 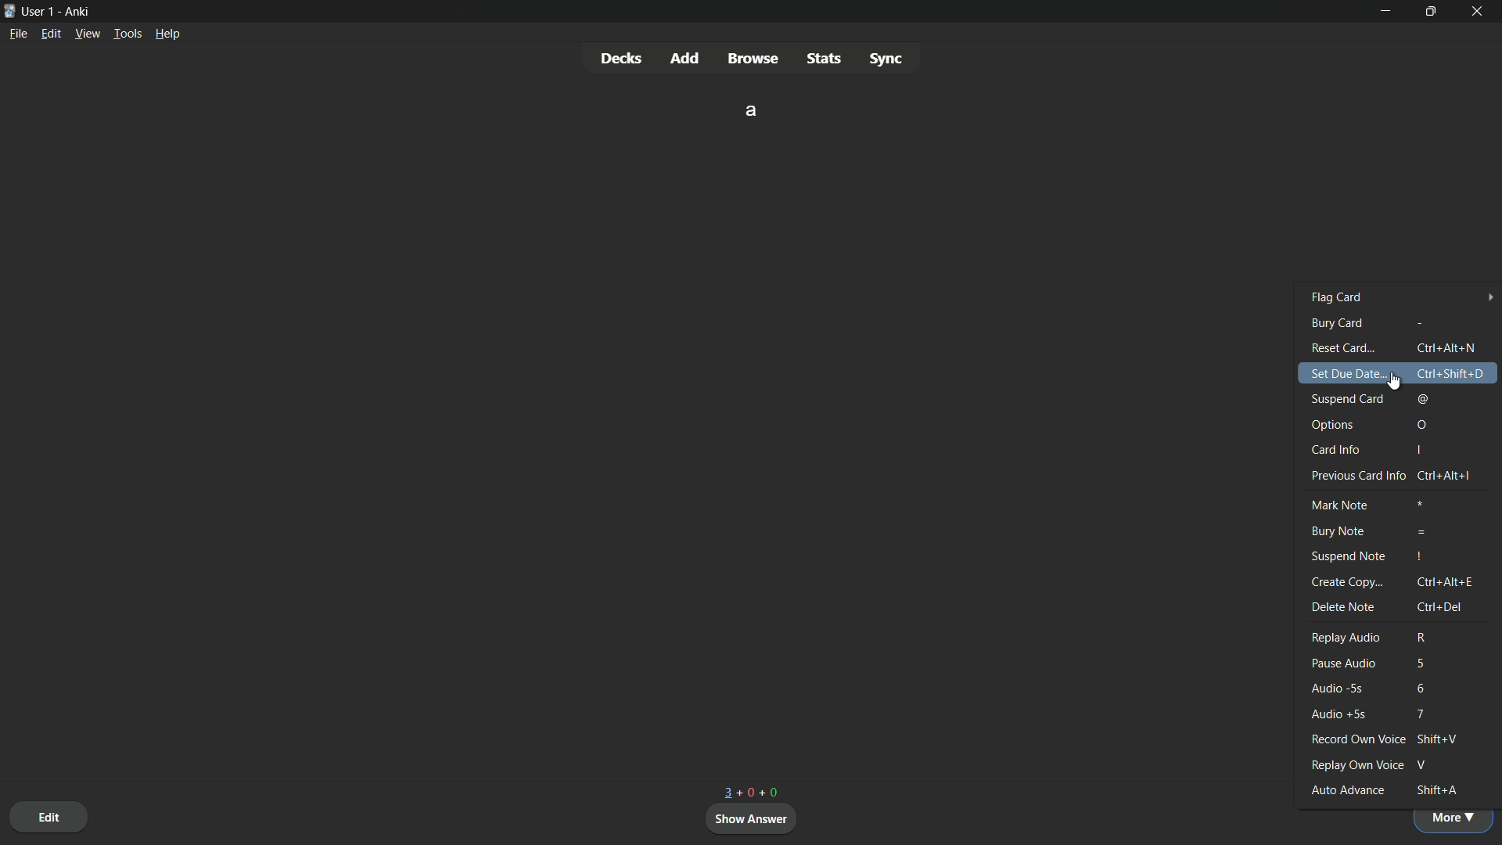 I want to click on options, so click(x=1332, y=425).